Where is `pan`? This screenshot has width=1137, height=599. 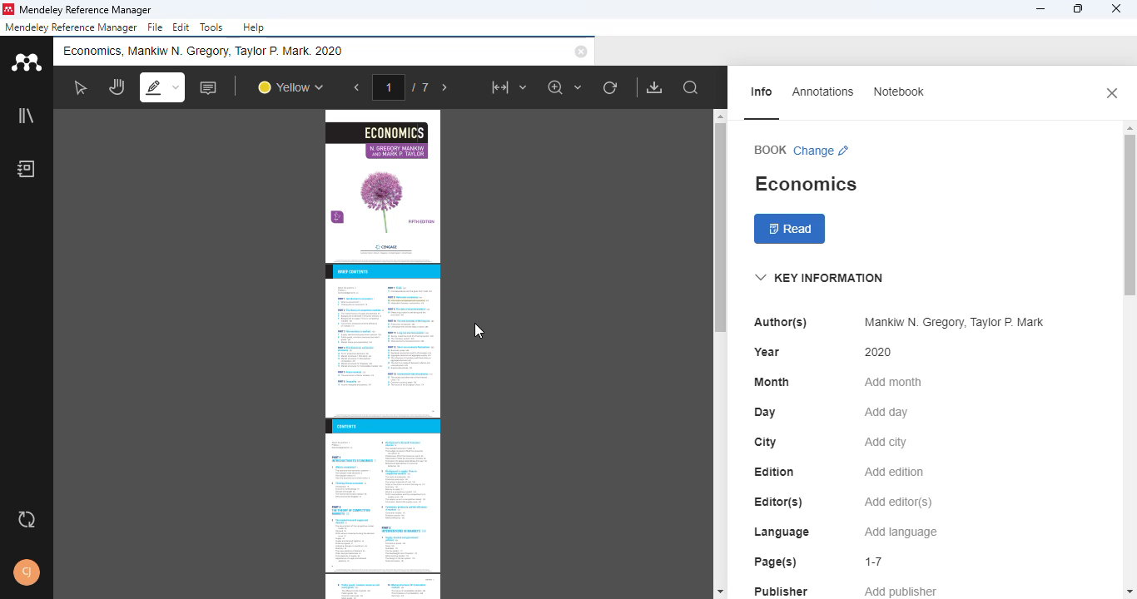 pan is located at coordinates (116, 87).